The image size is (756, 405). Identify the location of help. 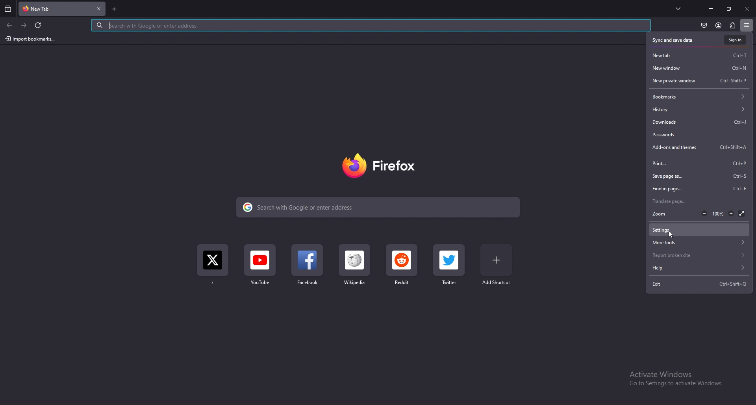
(699, 268).